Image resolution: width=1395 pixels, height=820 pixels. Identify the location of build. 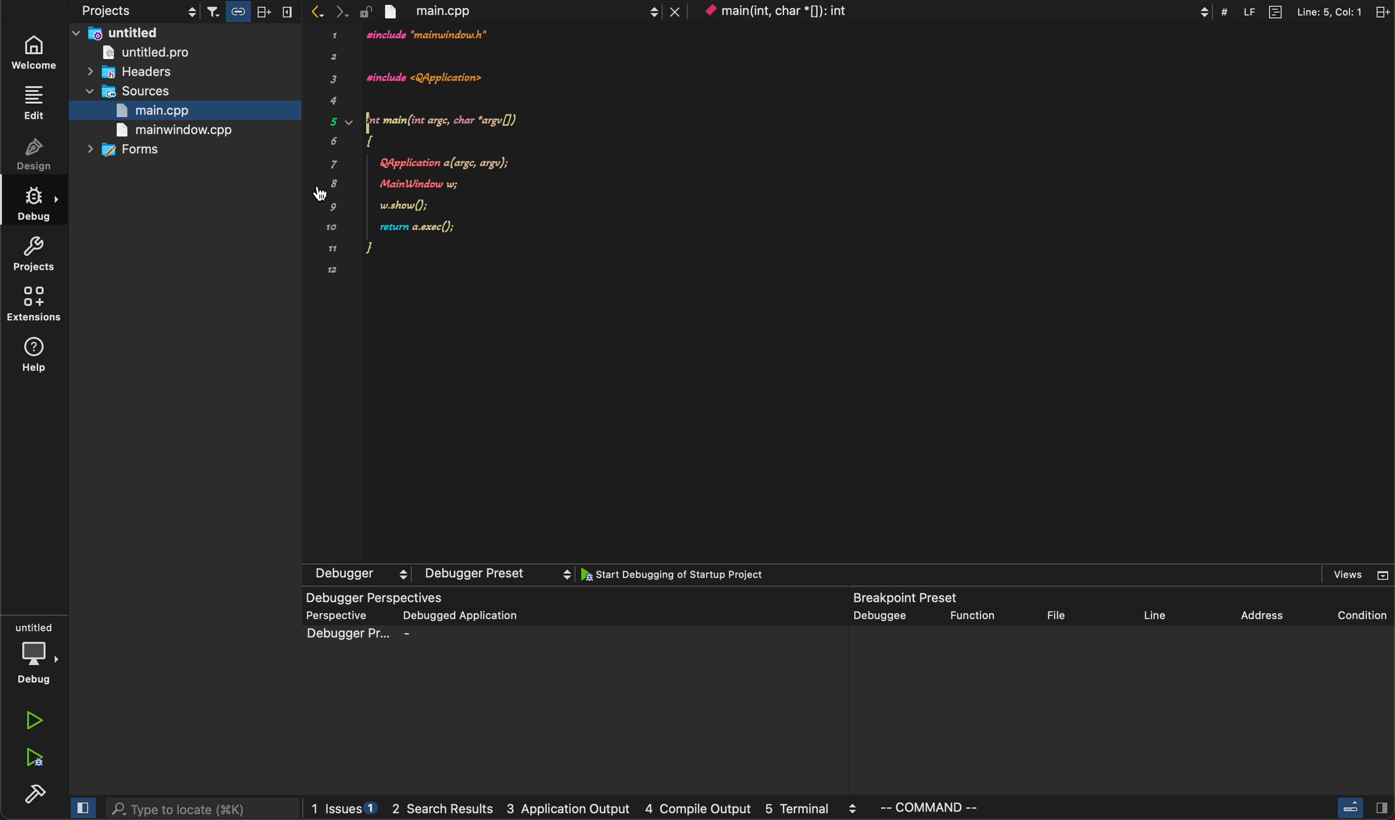
(29, 792).